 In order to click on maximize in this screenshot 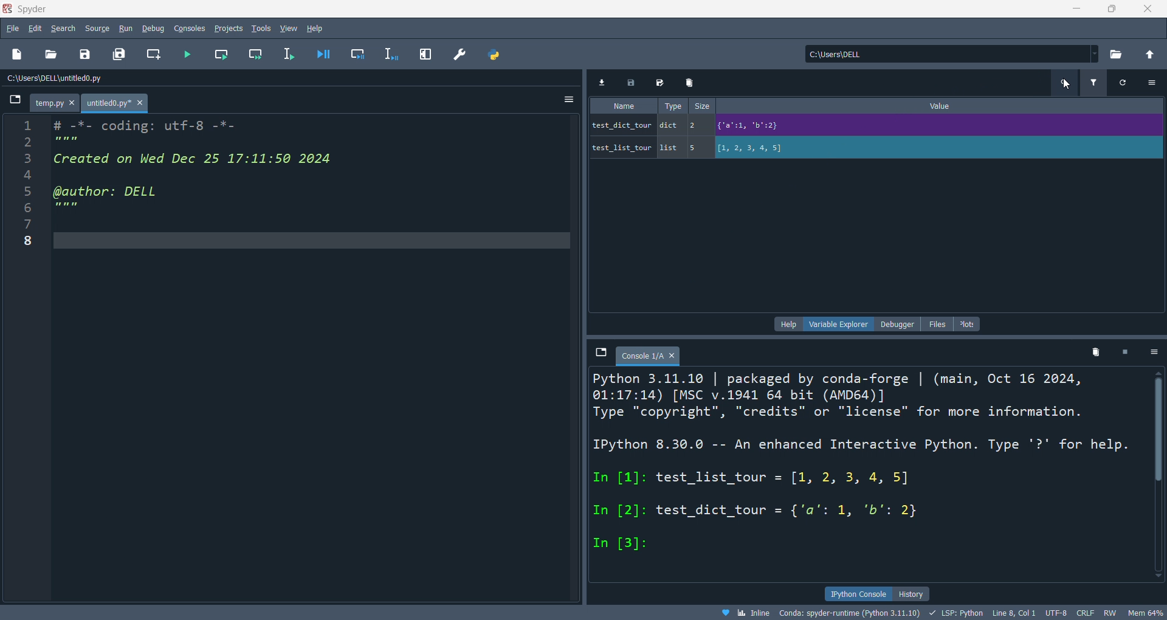, I will do `click(1103, 10)`.